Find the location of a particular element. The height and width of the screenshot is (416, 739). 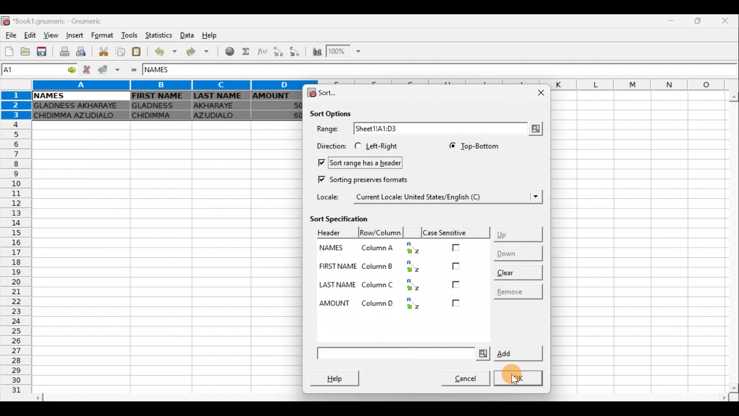

View is located at coordinates (49, 35).